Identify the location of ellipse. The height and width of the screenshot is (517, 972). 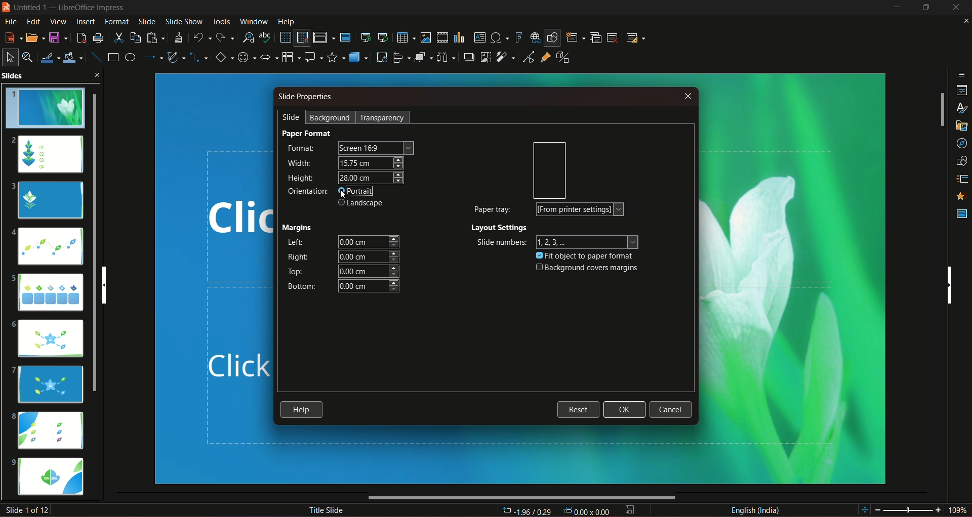
(130, 57).